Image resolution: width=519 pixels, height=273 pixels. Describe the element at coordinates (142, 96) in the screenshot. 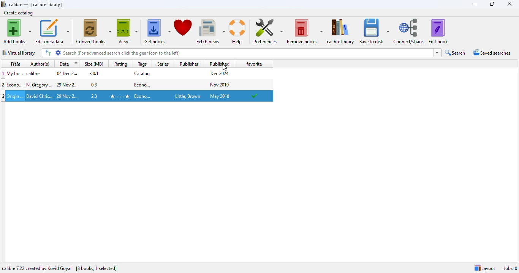

I see `tag` at that location.